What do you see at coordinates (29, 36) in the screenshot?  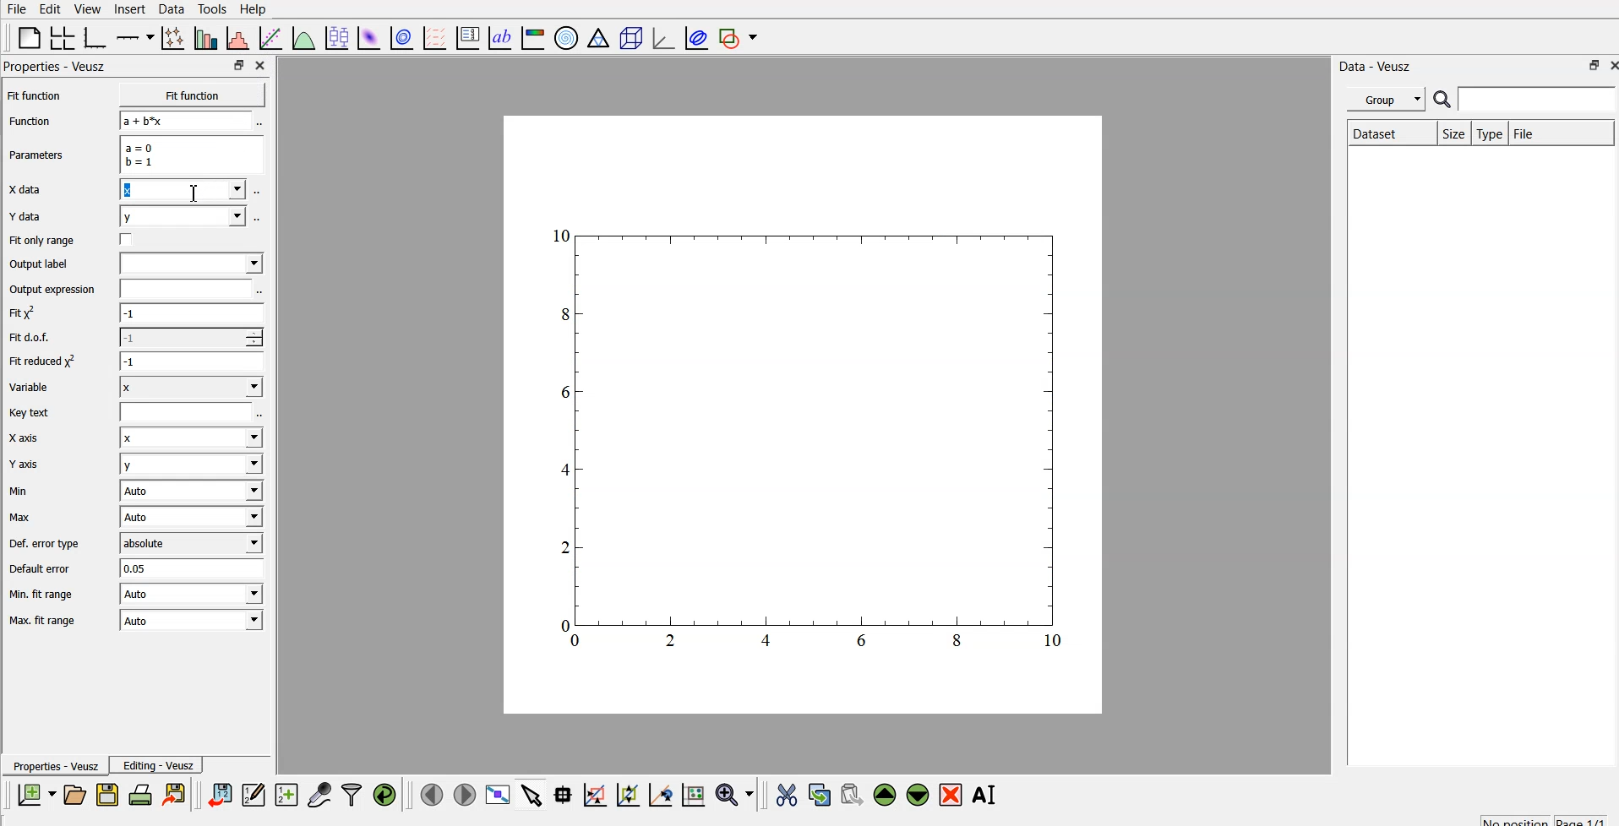 I see `blank page` at bounding box center [29, 36].